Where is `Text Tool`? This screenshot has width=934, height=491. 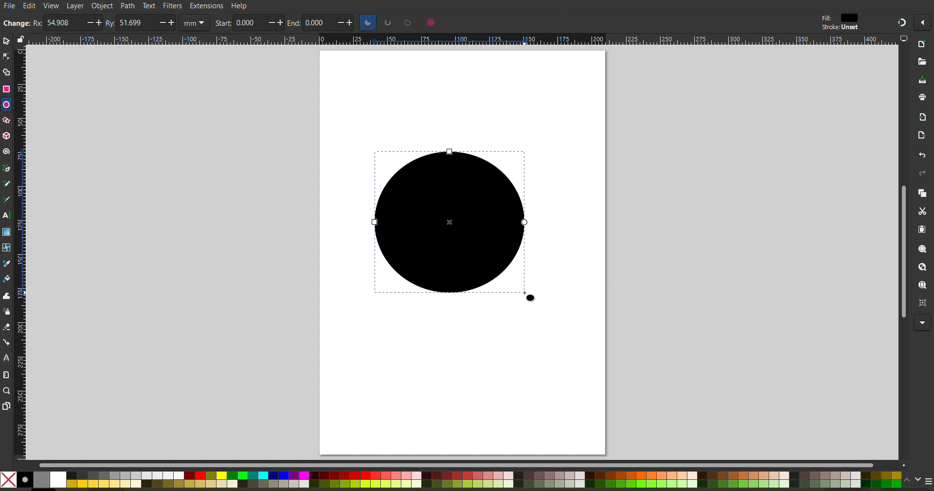
Text Tool is located at coordinates (7, 214).